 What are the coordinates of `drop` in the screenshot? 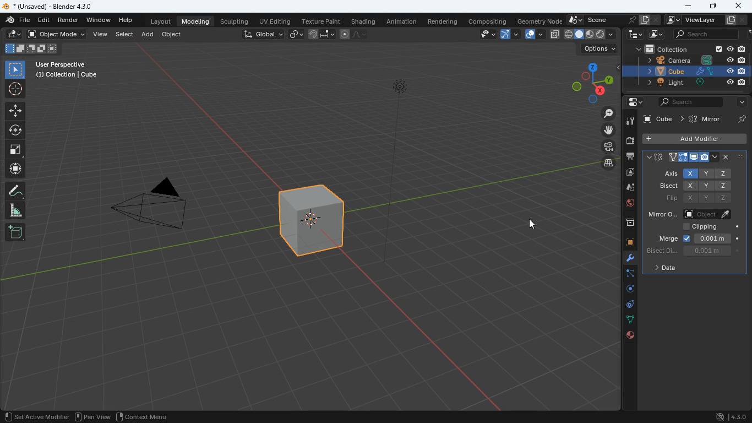 It's located at (626, 188).